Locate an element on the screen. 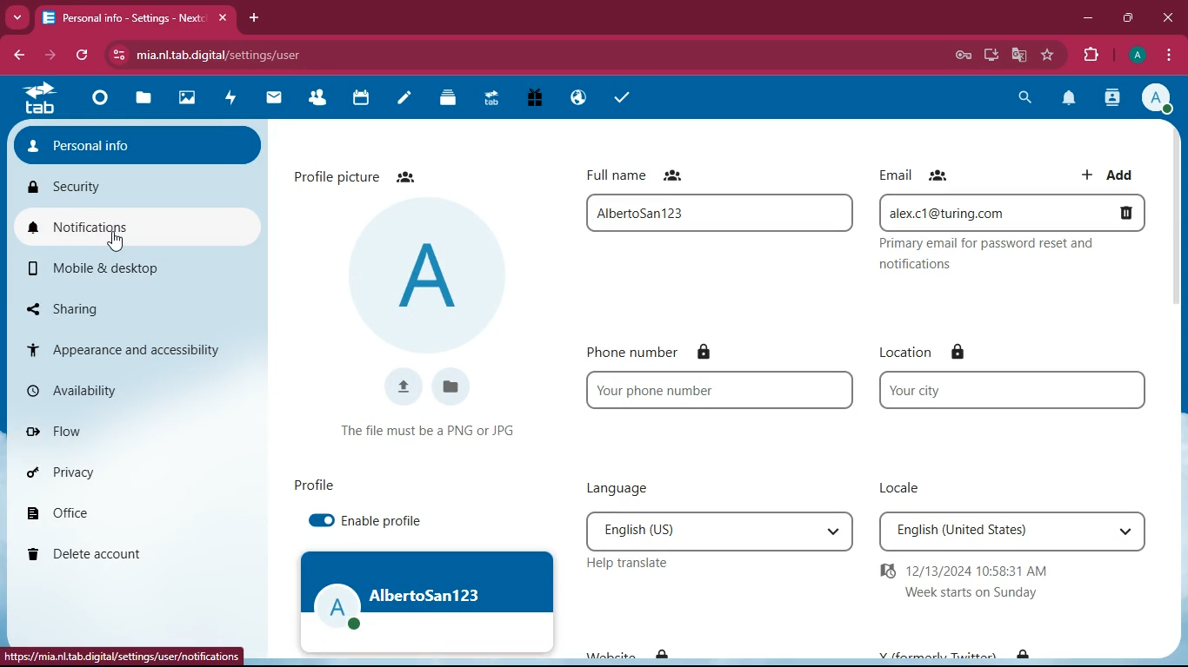 Image resolution: width=1188 pixels, height=667 pixels. friends is located at coordinates (940, 175).